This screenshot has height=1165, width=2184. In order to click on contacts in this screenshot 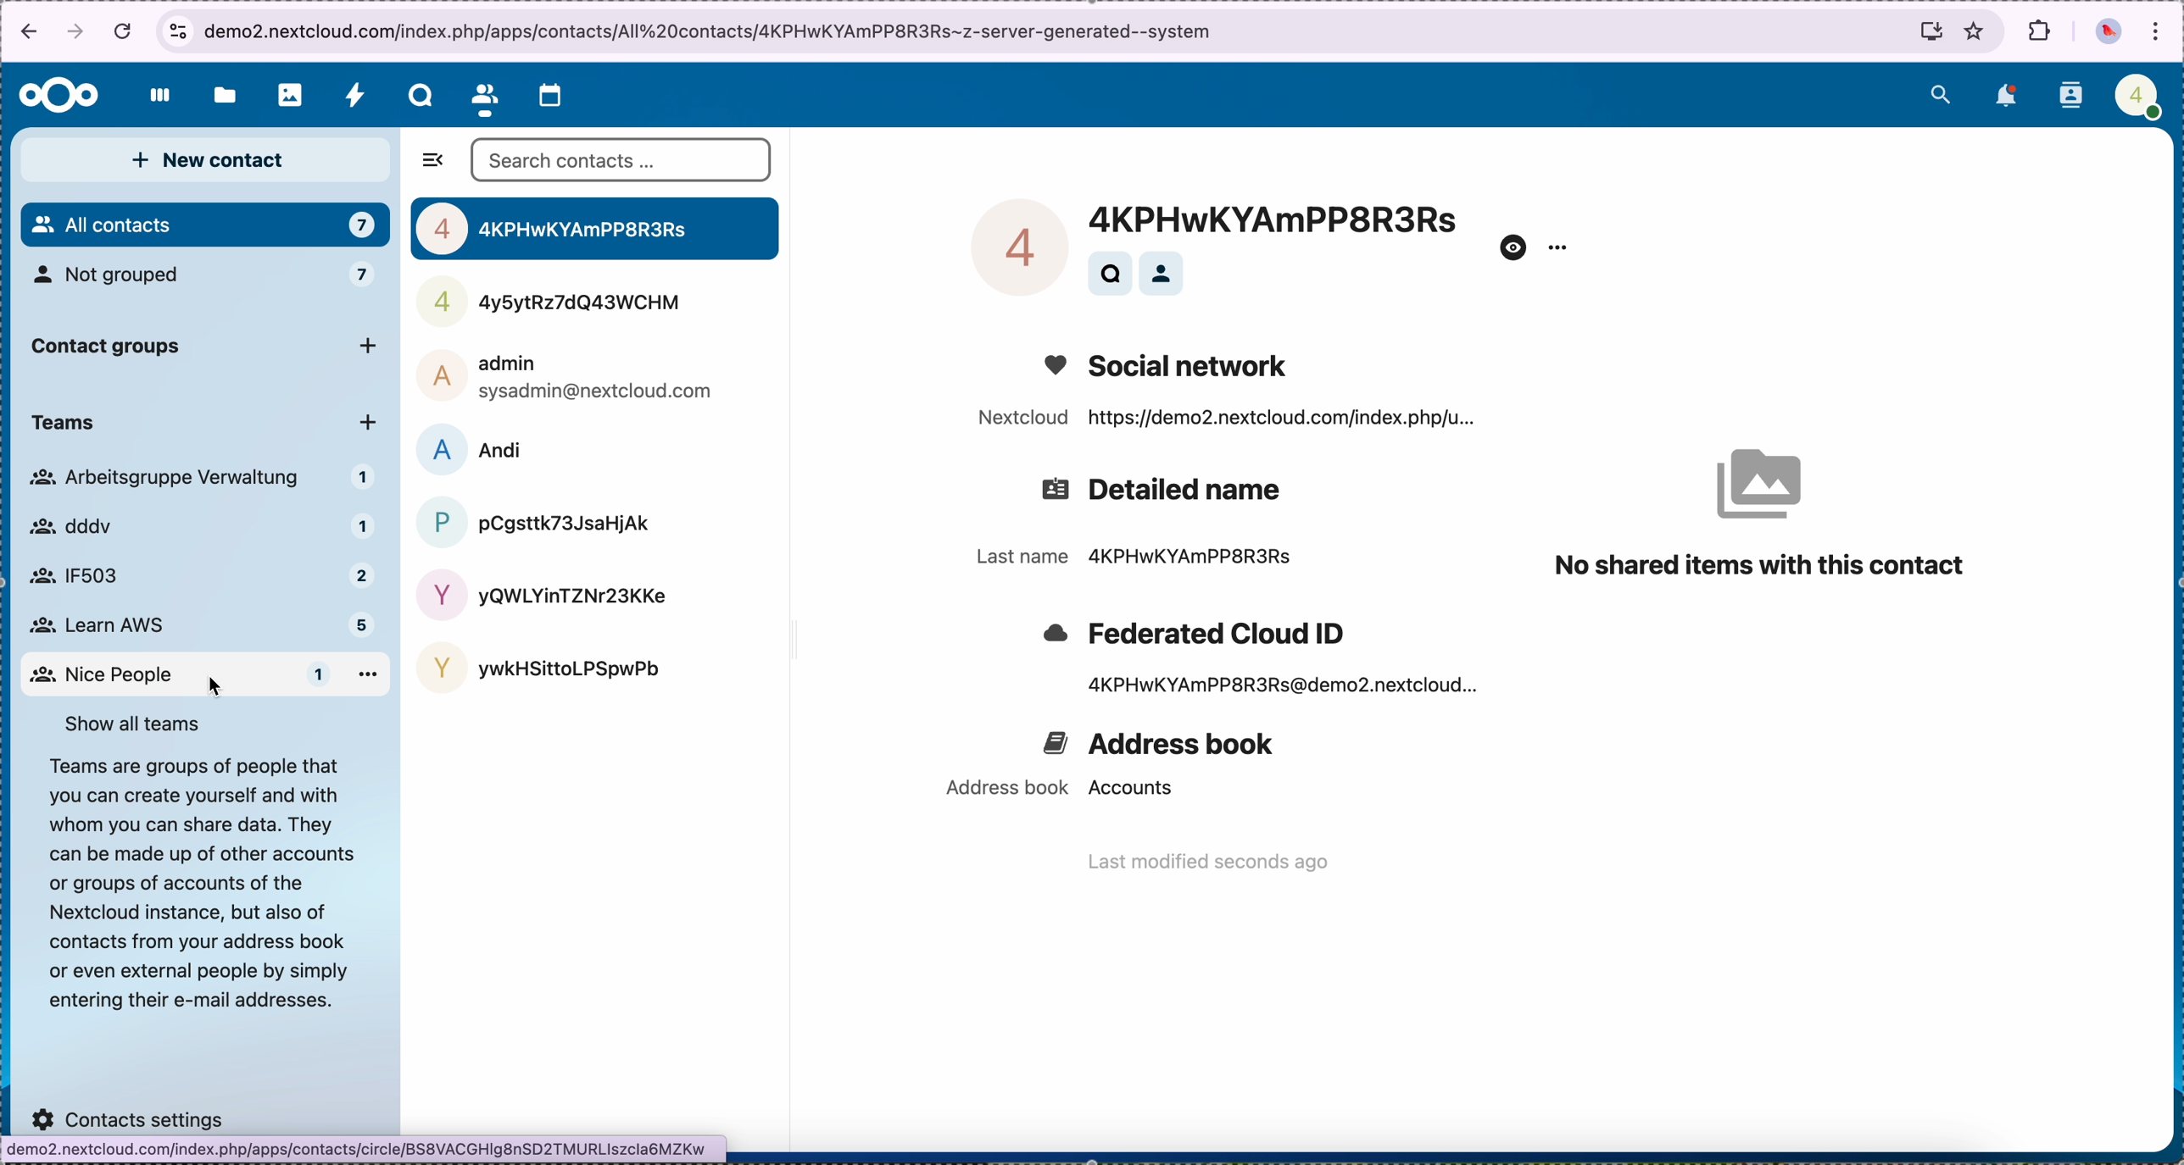, I will do `click(1164, 272)`.